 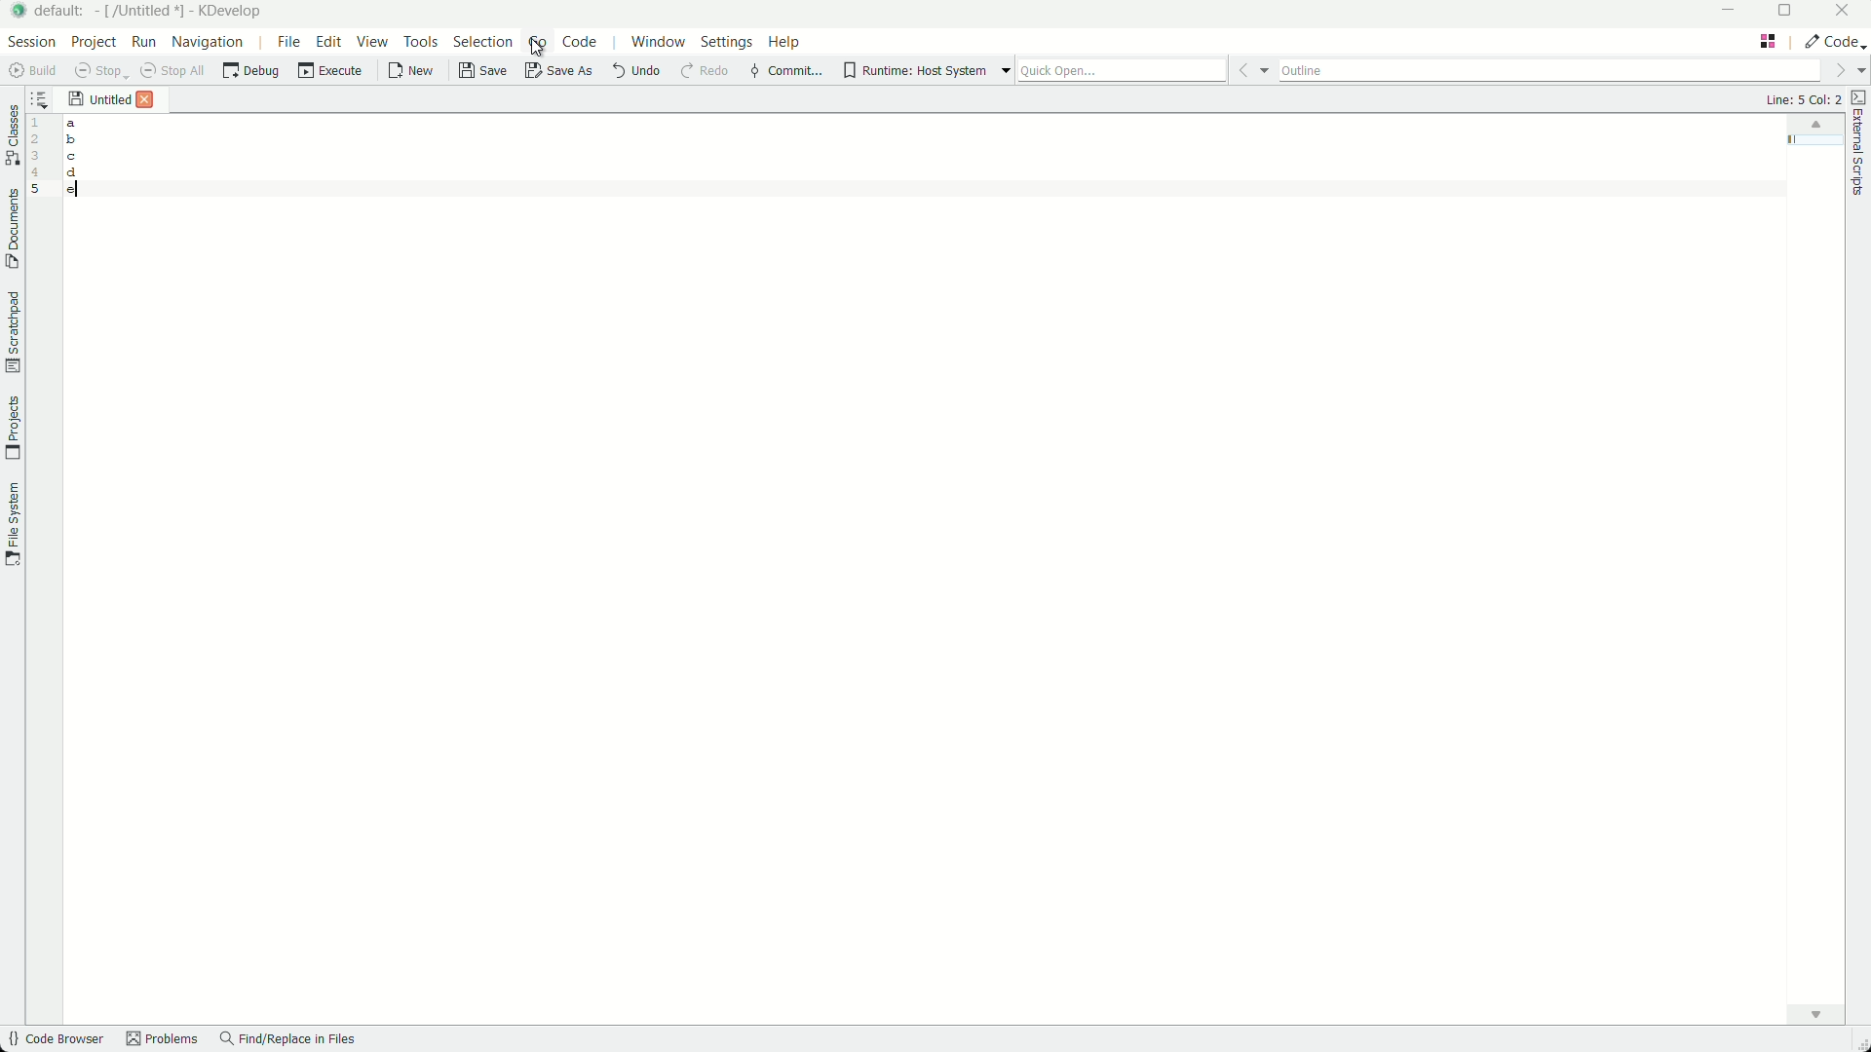 What do you see at coordinates (785, 71) in the screenshot?
I see `commit` at bounding box center [785, 71].